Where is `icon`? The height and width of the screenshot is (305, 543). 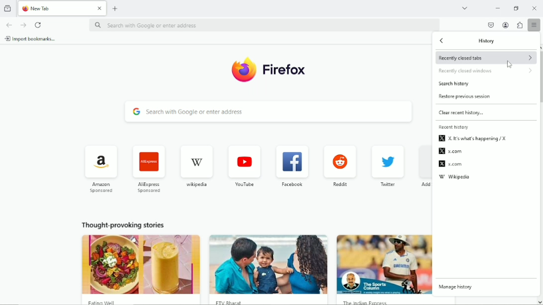 icon is located at coordinates (243, 70).